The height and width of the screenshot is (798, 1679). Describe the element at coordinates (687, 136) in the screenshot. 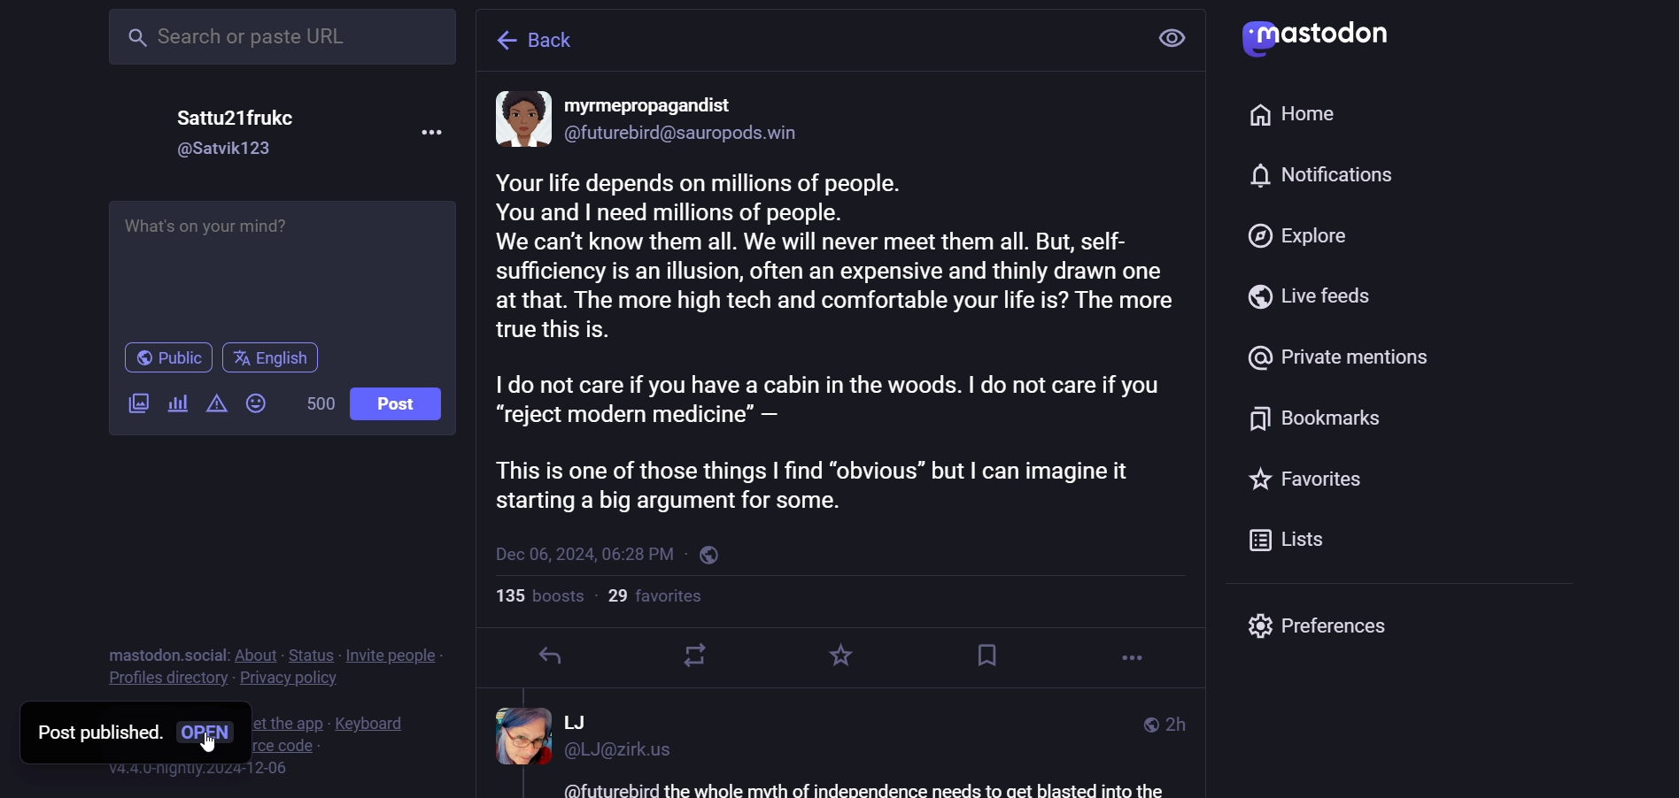

I see `id` at that location.